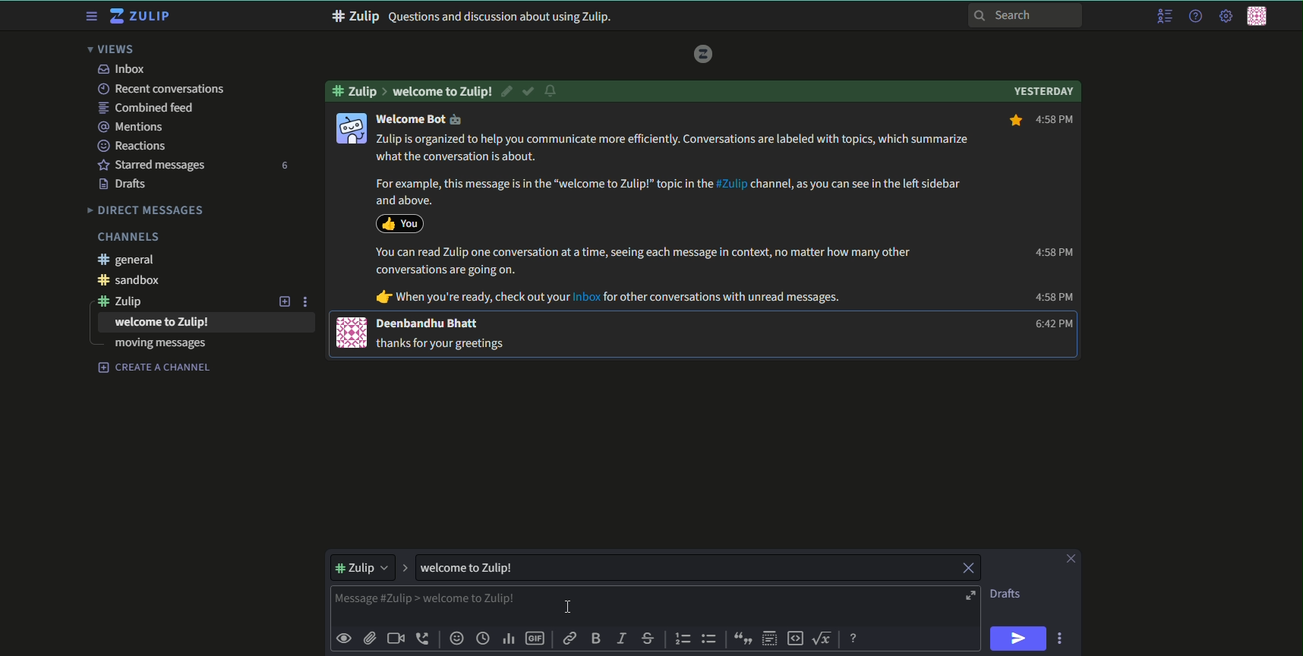 The height and width of the screenshot is (656, 1303). Describe the element at coordinates (133, 126) in the screenshot. I see `mentions` at that location.